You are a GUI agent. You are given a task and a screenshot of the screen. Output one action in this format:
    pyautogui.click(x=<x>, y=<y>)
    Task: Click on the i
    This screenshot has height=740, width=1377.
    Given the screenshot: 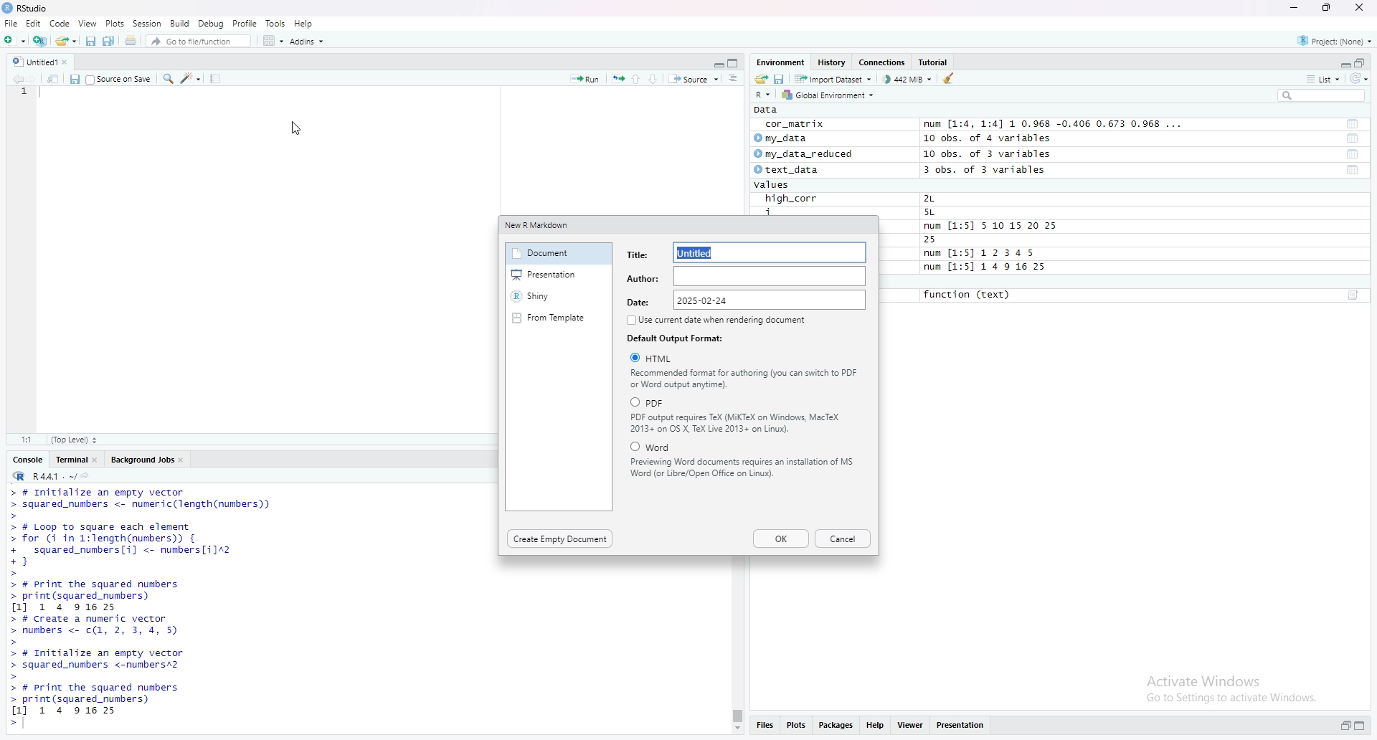 What is the action you would take?
    pyautogui.click(x=787, y=211)
    